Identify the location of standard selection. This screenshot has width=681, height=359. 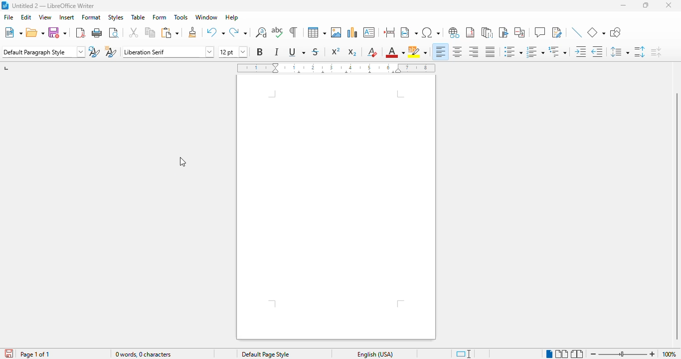
(464, 354).